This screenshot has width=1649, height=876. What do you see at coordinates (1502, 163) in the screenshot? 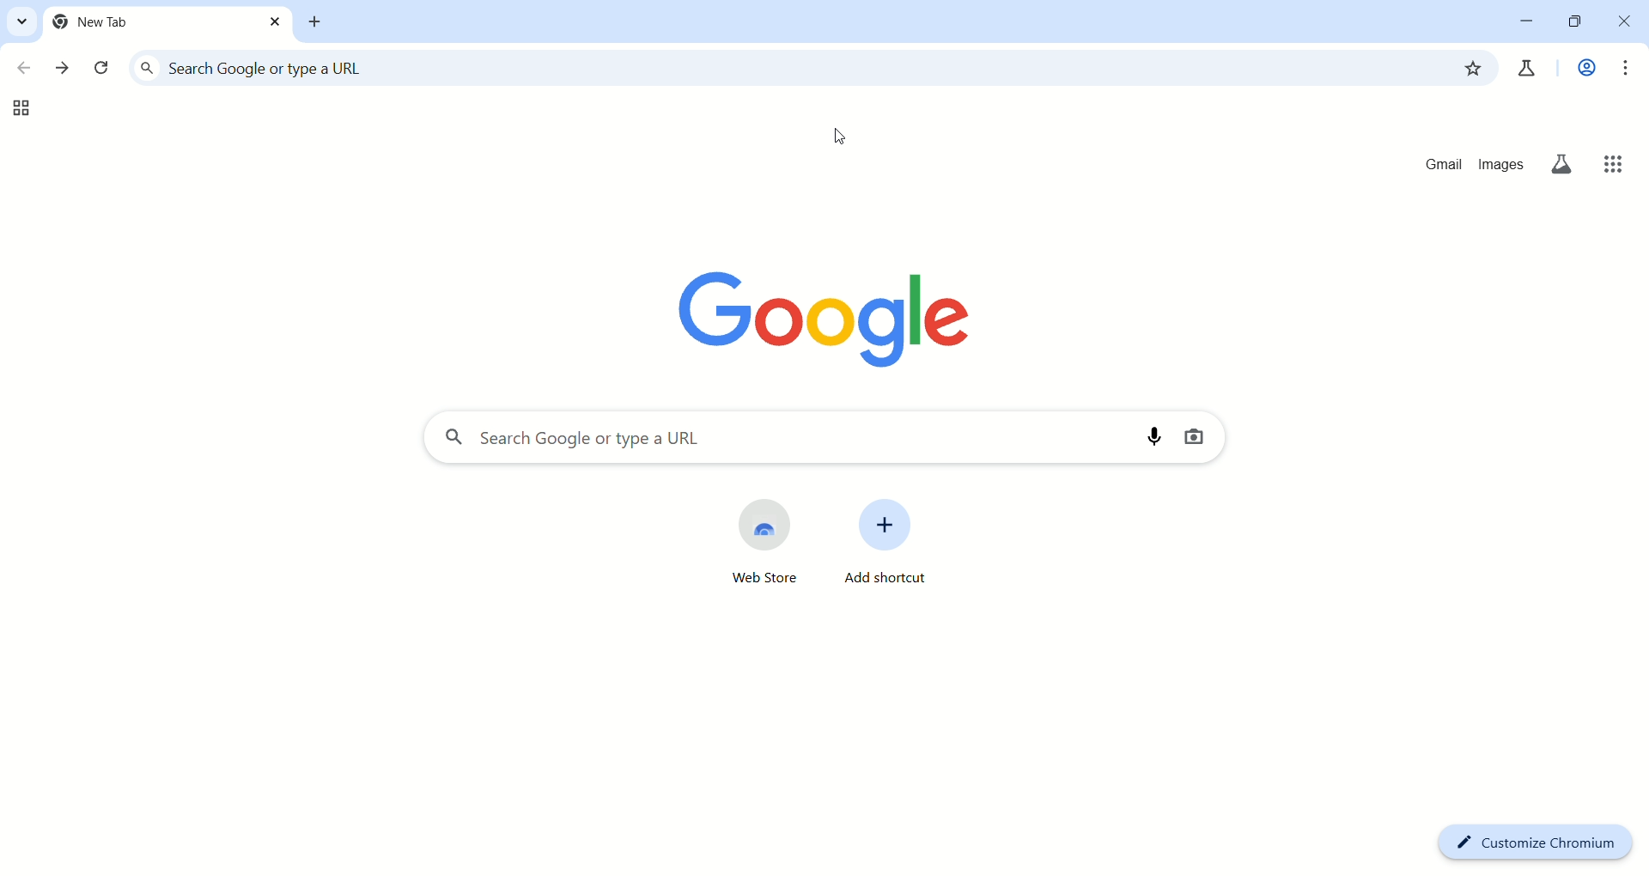
I see `images` at bounding box center [1502, 163].